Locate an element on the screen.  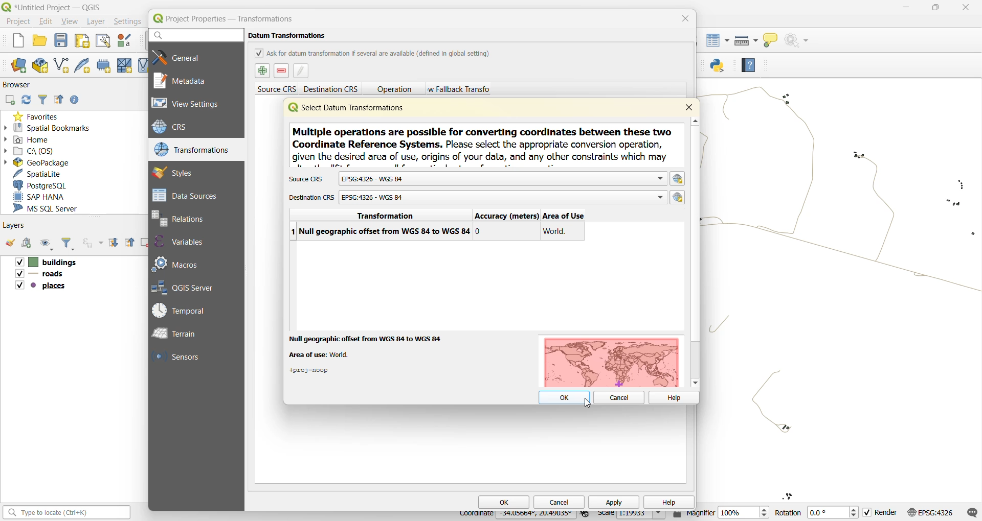
index number is located at coordinates (293, 232).